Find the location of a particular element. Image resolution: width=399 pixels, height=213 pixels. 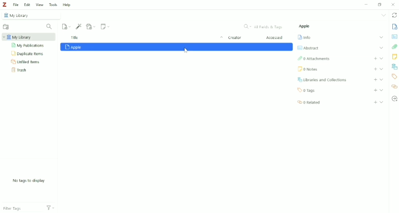

Filter Tags is located at coordinates (22, 209).